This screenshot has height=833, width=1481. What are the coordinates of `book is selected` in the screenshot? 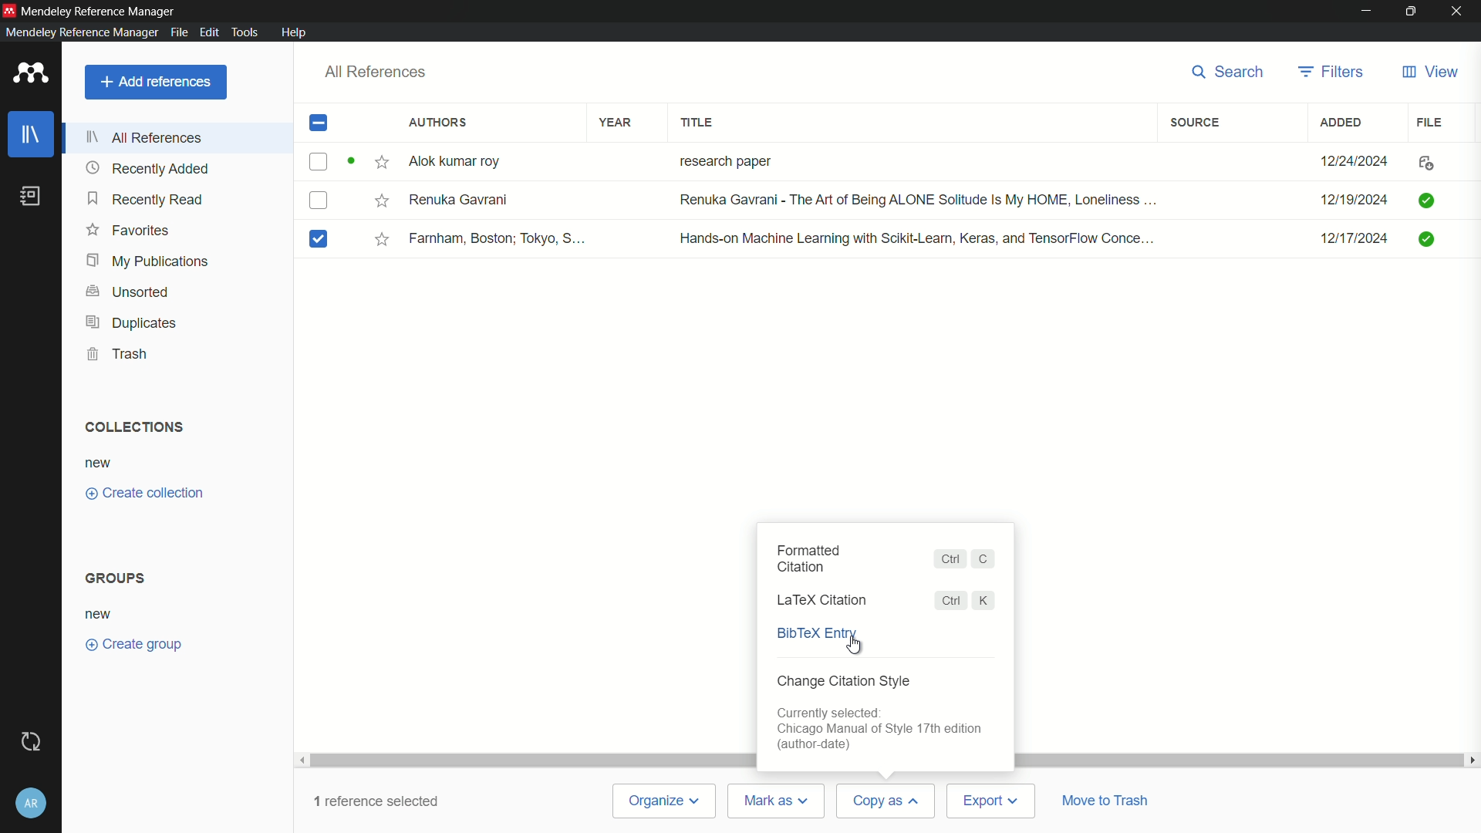 It's located at (323, 239).